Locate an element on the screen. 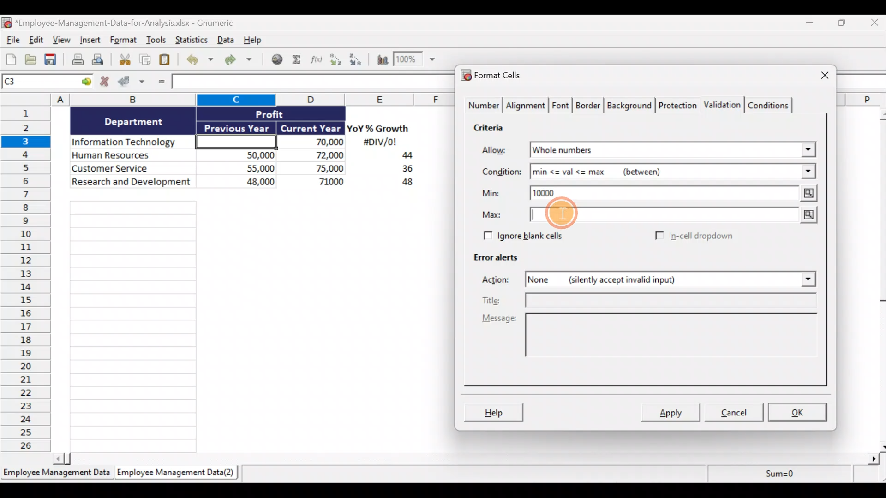 The width and height of the screenshot is (886, 498). Help is located at coordinates (495, 411).